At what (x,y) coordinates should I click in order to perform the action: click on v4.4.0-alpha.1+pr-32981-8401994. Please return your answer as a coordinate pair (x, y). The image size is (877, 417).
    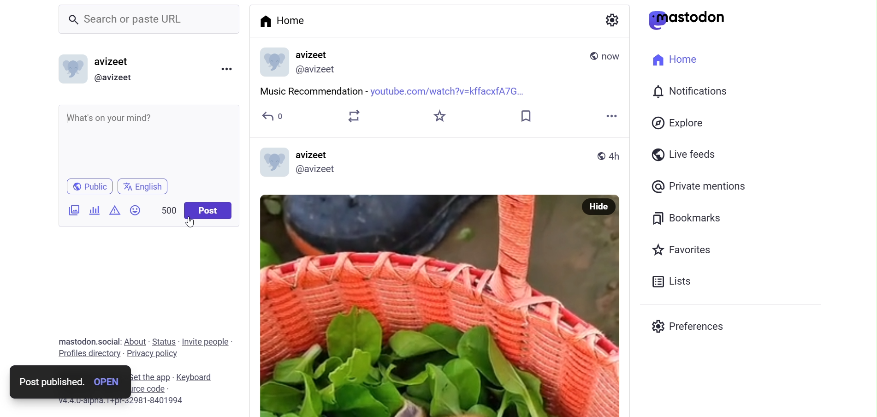
    Looking at the image, I should click on (115, 400).